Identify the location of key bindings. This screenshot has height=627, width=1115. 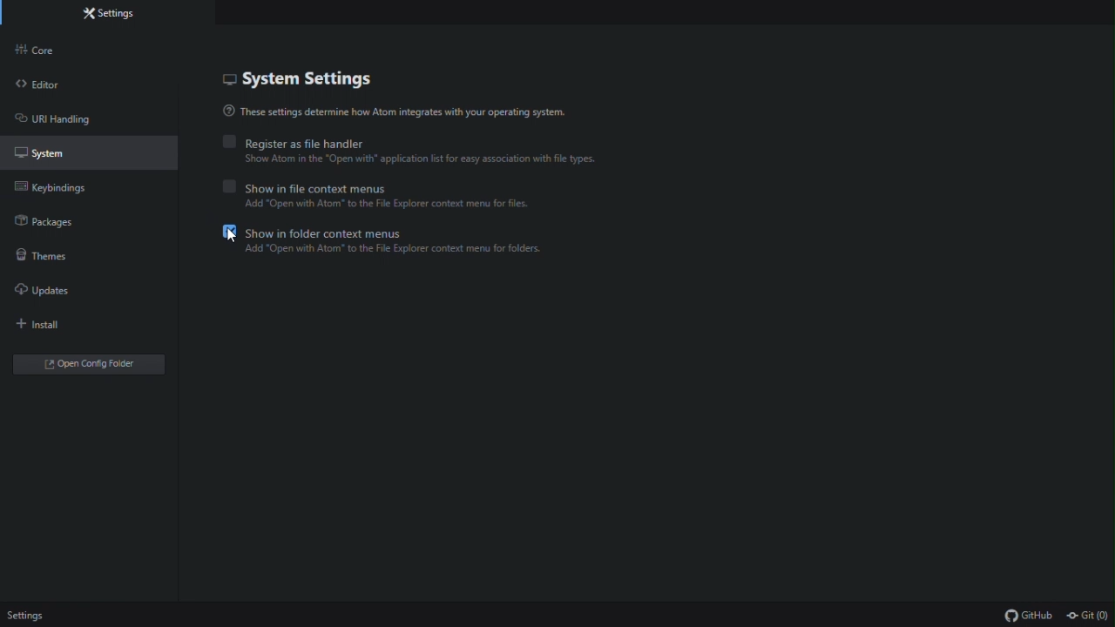
(88, 185).